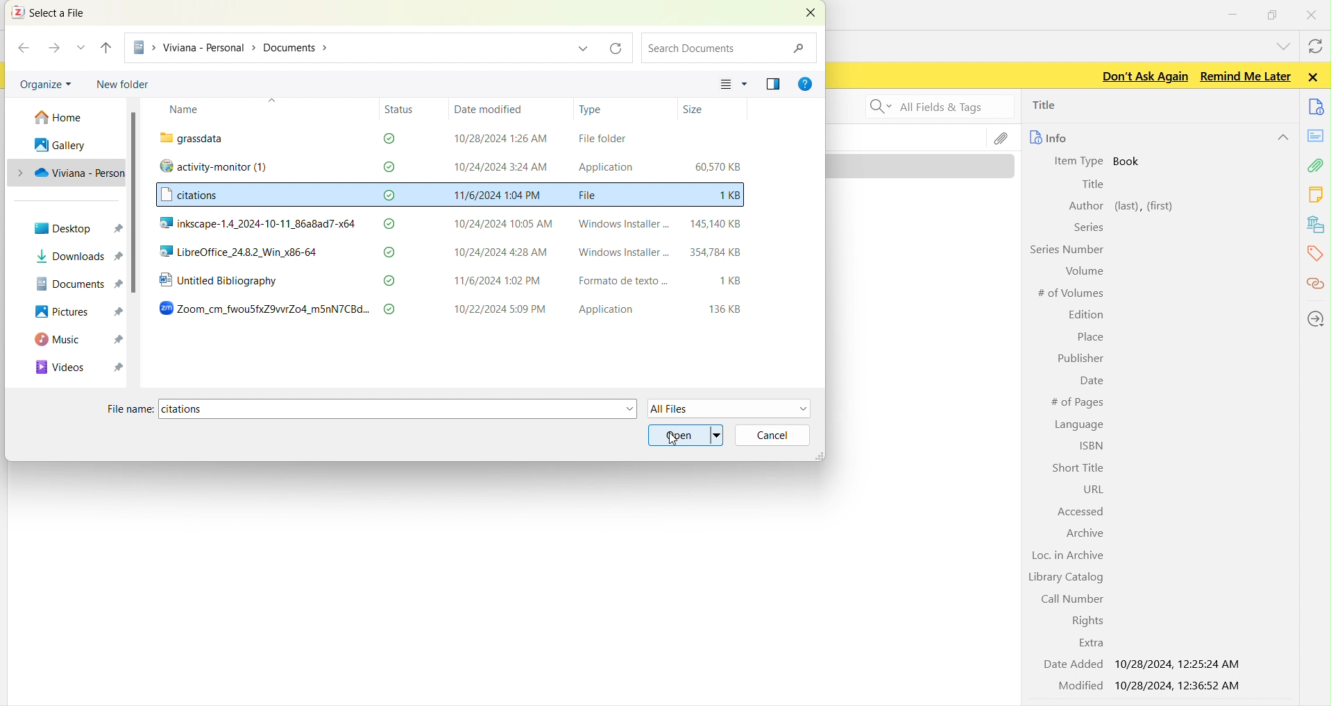  What do you see at coordinates (693, 110) in the screenshot?
I see `Size` at bounding box center [693, 110].